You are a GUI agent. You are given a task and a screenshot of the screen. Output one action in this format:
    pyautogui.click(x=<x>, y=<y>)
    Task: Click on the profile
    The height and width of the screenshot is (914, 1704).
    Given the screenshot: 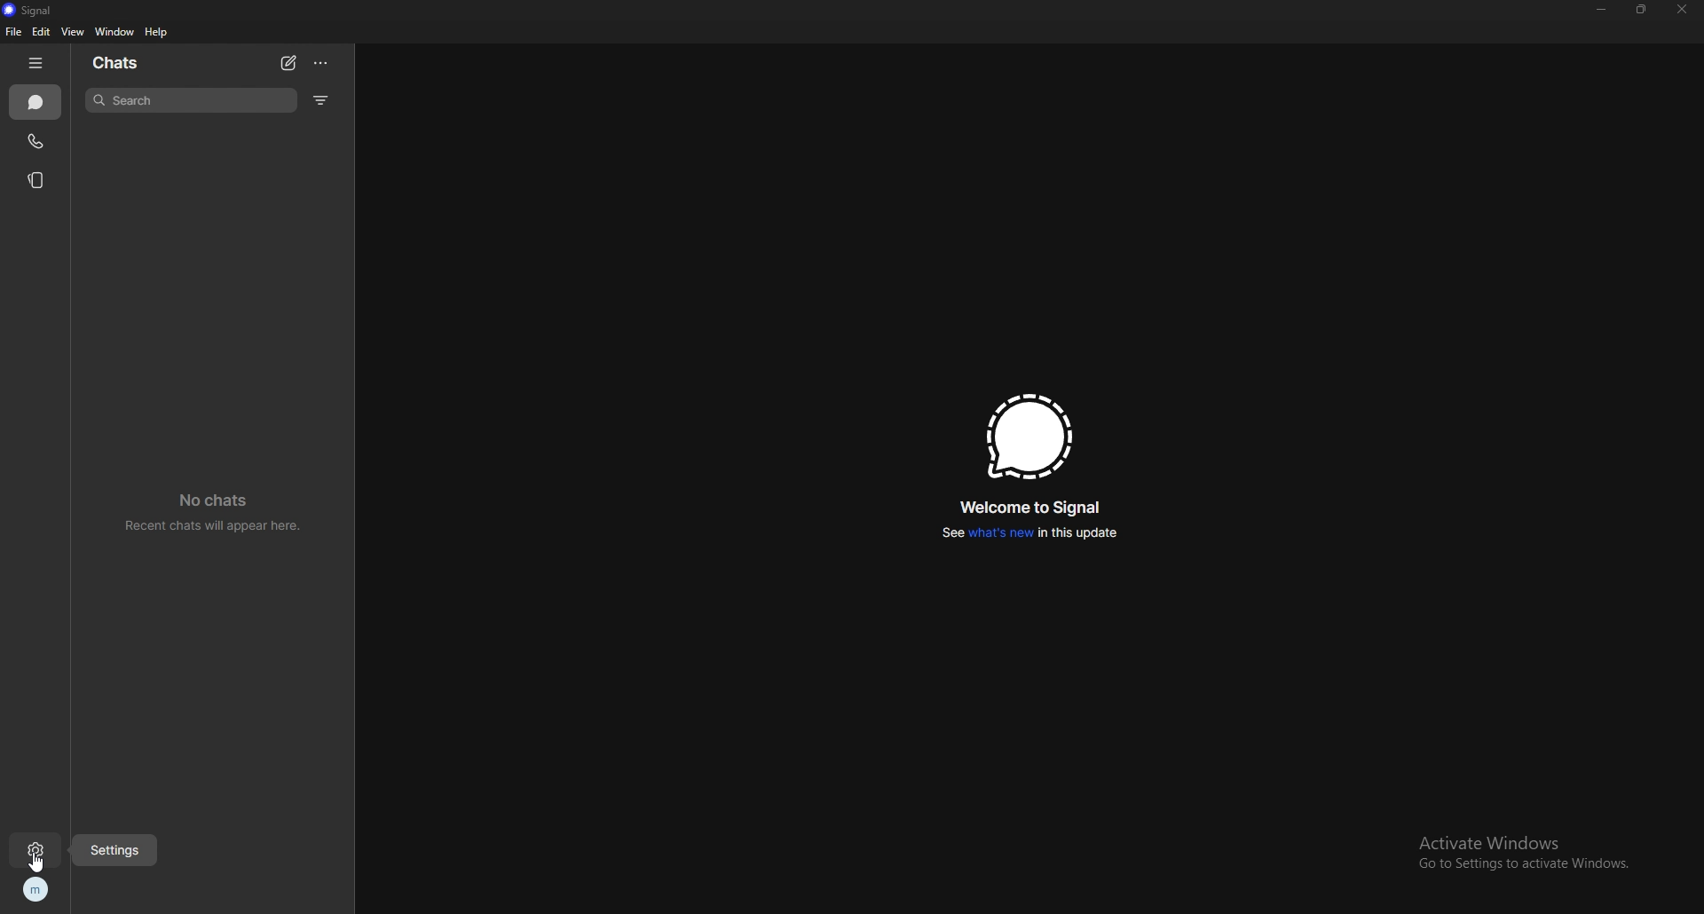 What is the action you would take?
    pyautogui.click(x=38, y=889)
    